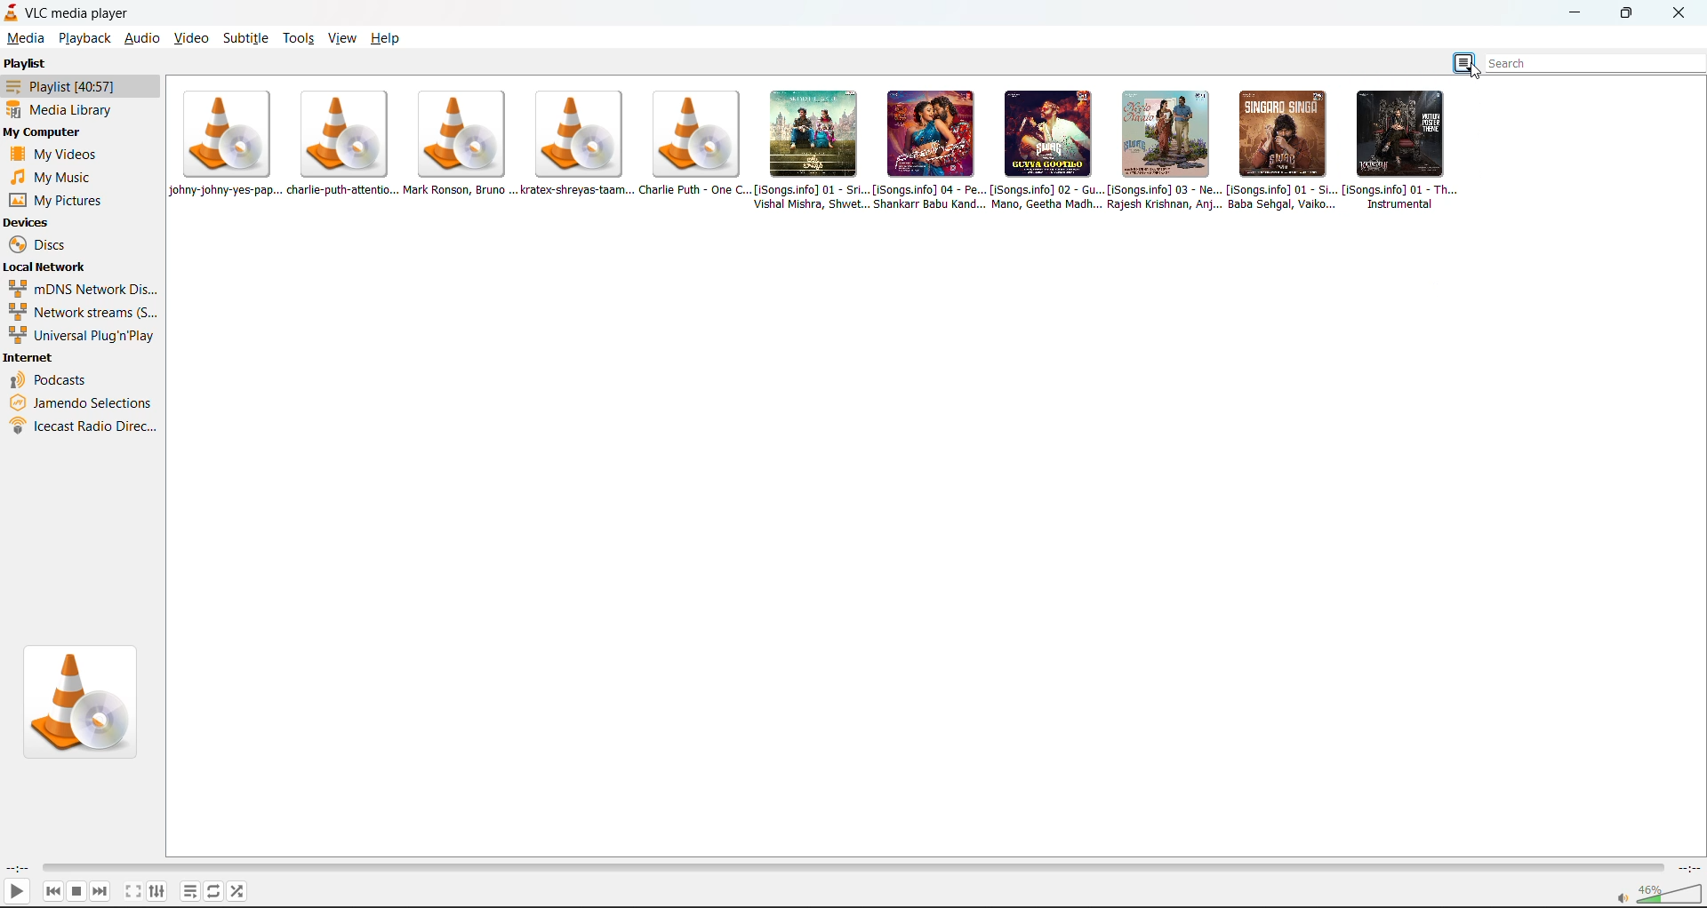 Image resolution: width=1707 pixels, height=908 pixels. What do you see at coordinates (81, 313) in the screenshot?
I see `network streams` at bounding box center [81, 313].